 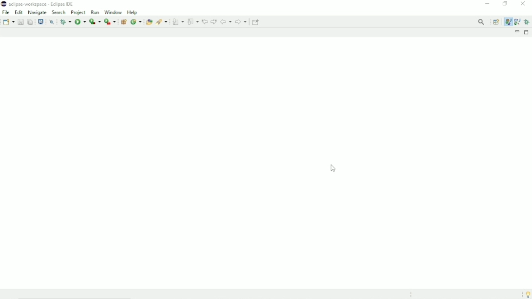 I want to click on logo, so click(x=3, y=3).